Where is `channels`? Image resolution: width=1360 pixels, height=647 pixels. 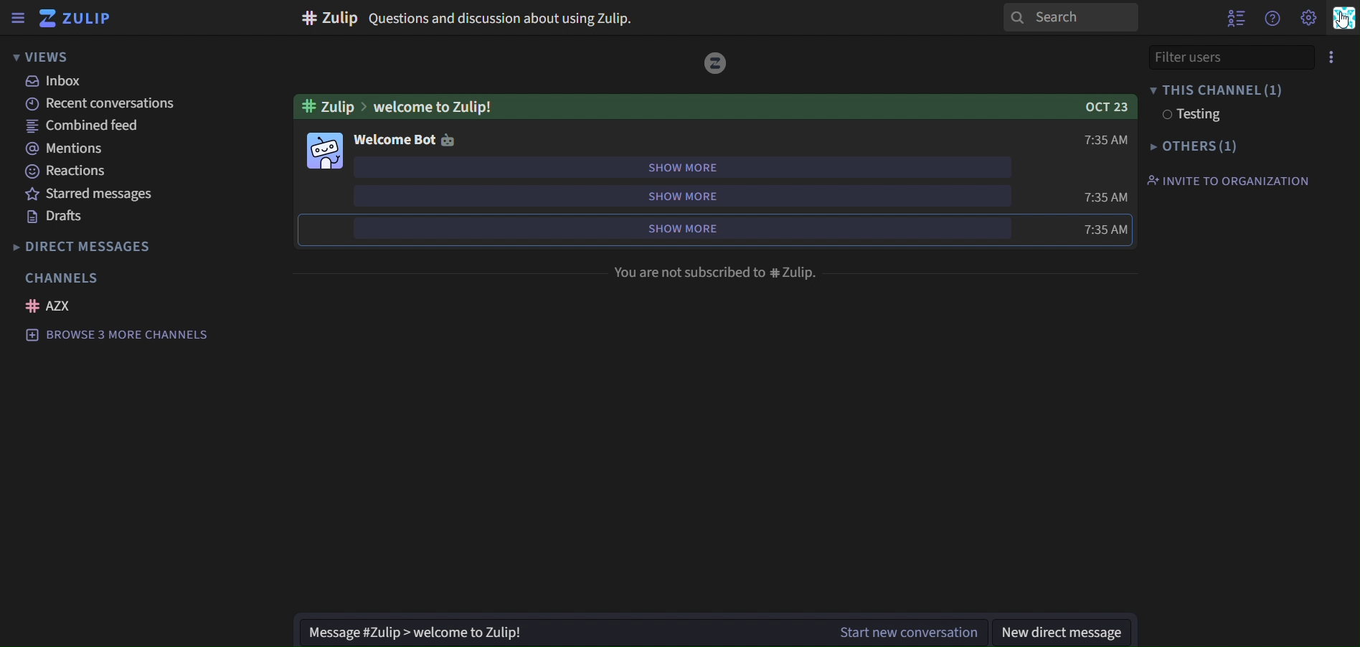 channels is located at coordinates (68, 279).